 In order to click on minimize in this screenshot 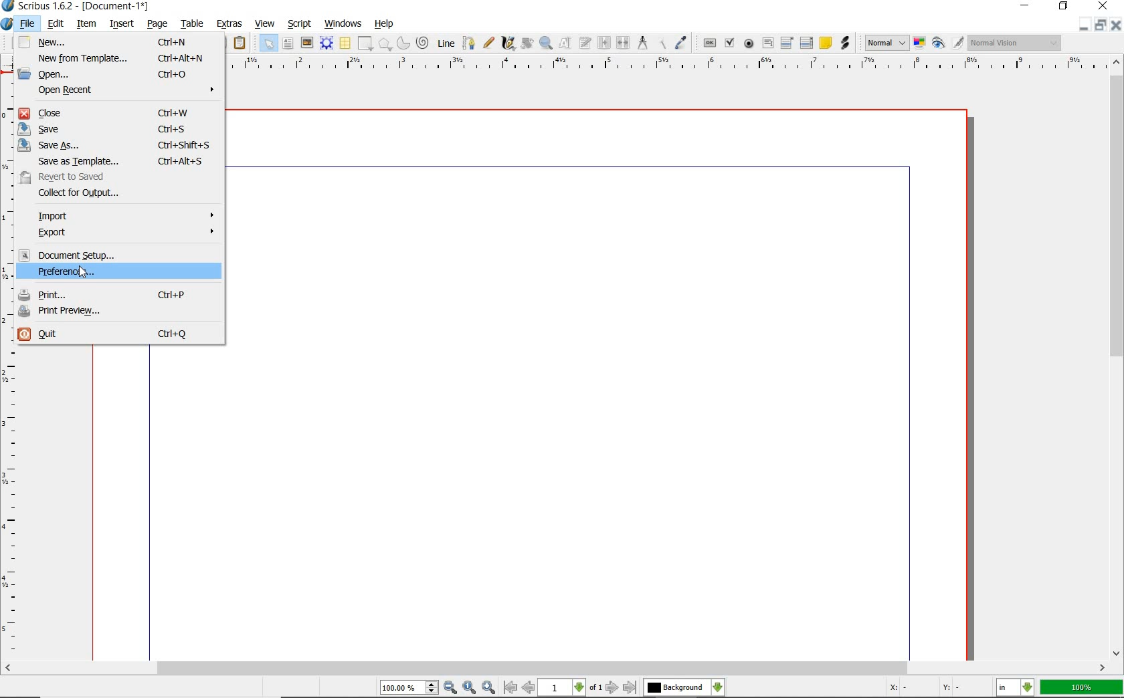, I will do `click(1027, 7)`.